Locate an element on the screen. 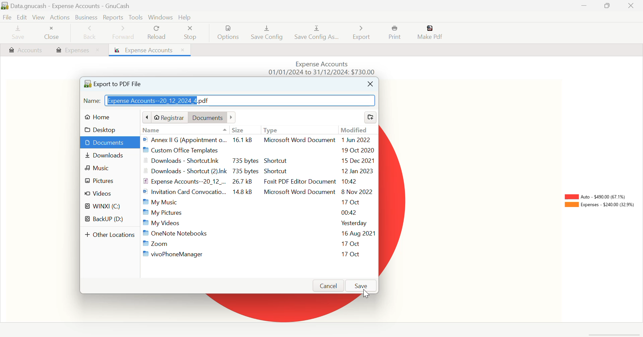  Save Config is located at coordinates (267, 33).